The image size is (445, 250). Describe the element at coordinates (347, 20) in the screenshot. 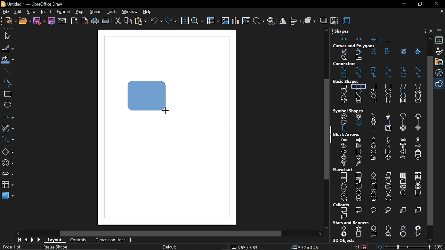

I see `3d effect` at that location.